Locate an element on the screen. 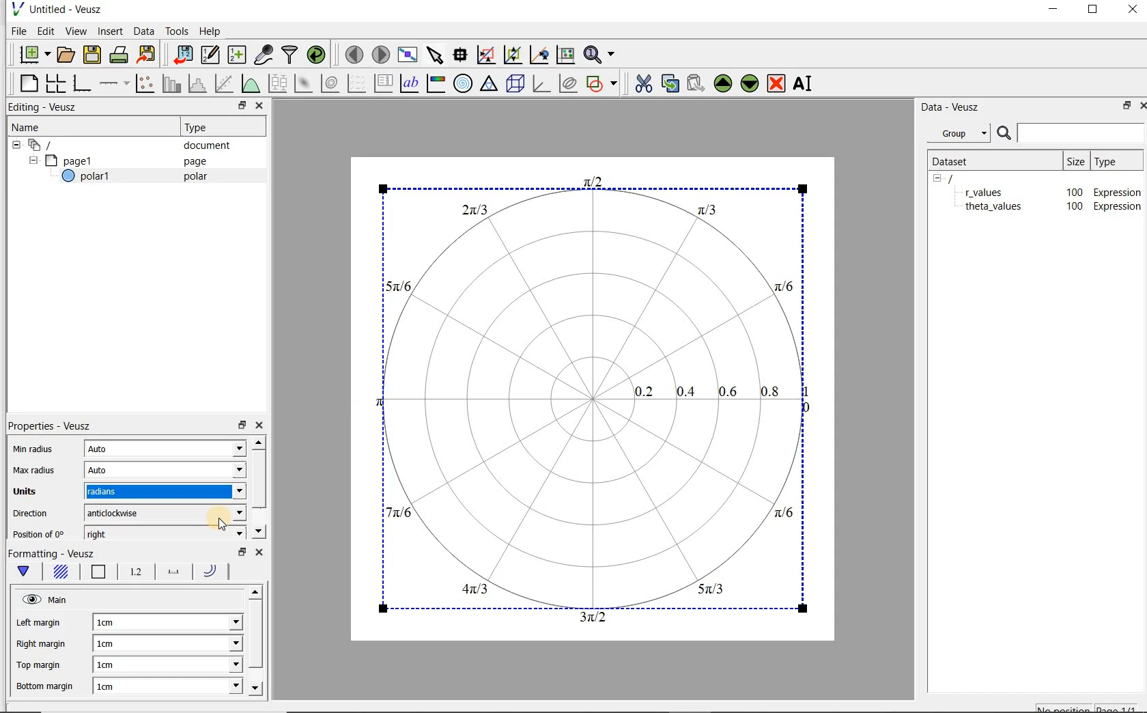 This screenshot has width=1147, height=713. cut the selected widget is located at coordinates (641, 82).